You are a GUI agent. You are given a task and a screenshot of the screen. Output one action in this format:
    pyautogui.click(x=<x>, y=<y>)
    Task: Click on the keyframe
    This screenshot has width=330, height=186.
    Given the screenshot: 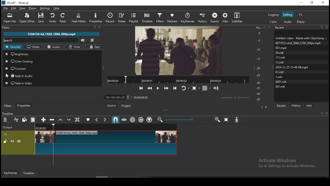 What is the action you would take?
    pyautogui.click(x=10, y=173)
    